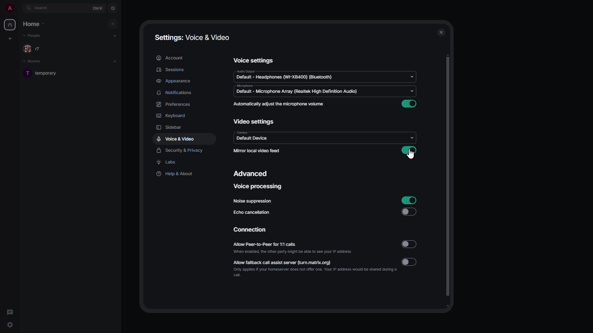 The image size is (593, 333). I want to click on advanced, so click(253, 173).